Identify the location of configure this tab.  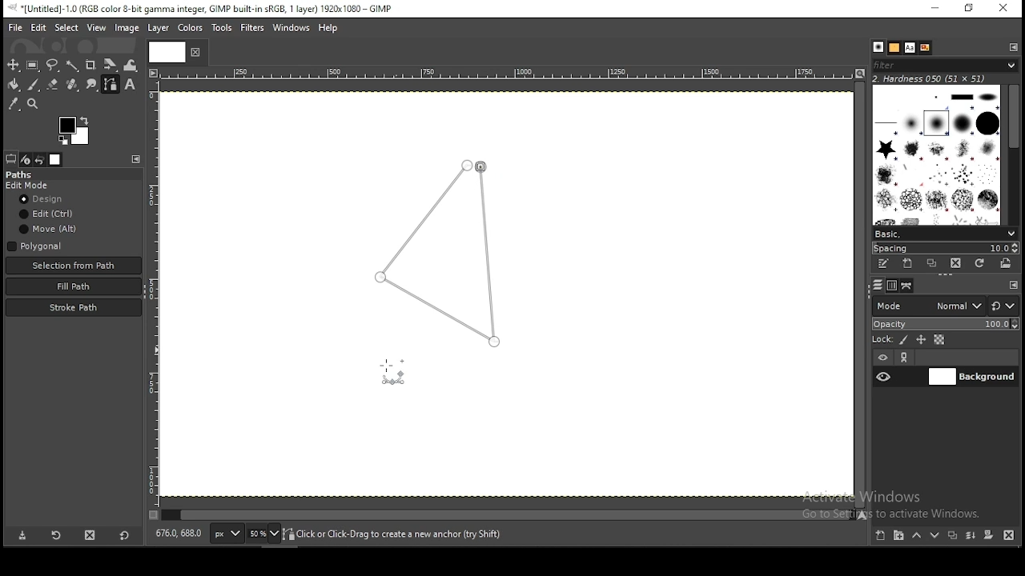
(138, 159).